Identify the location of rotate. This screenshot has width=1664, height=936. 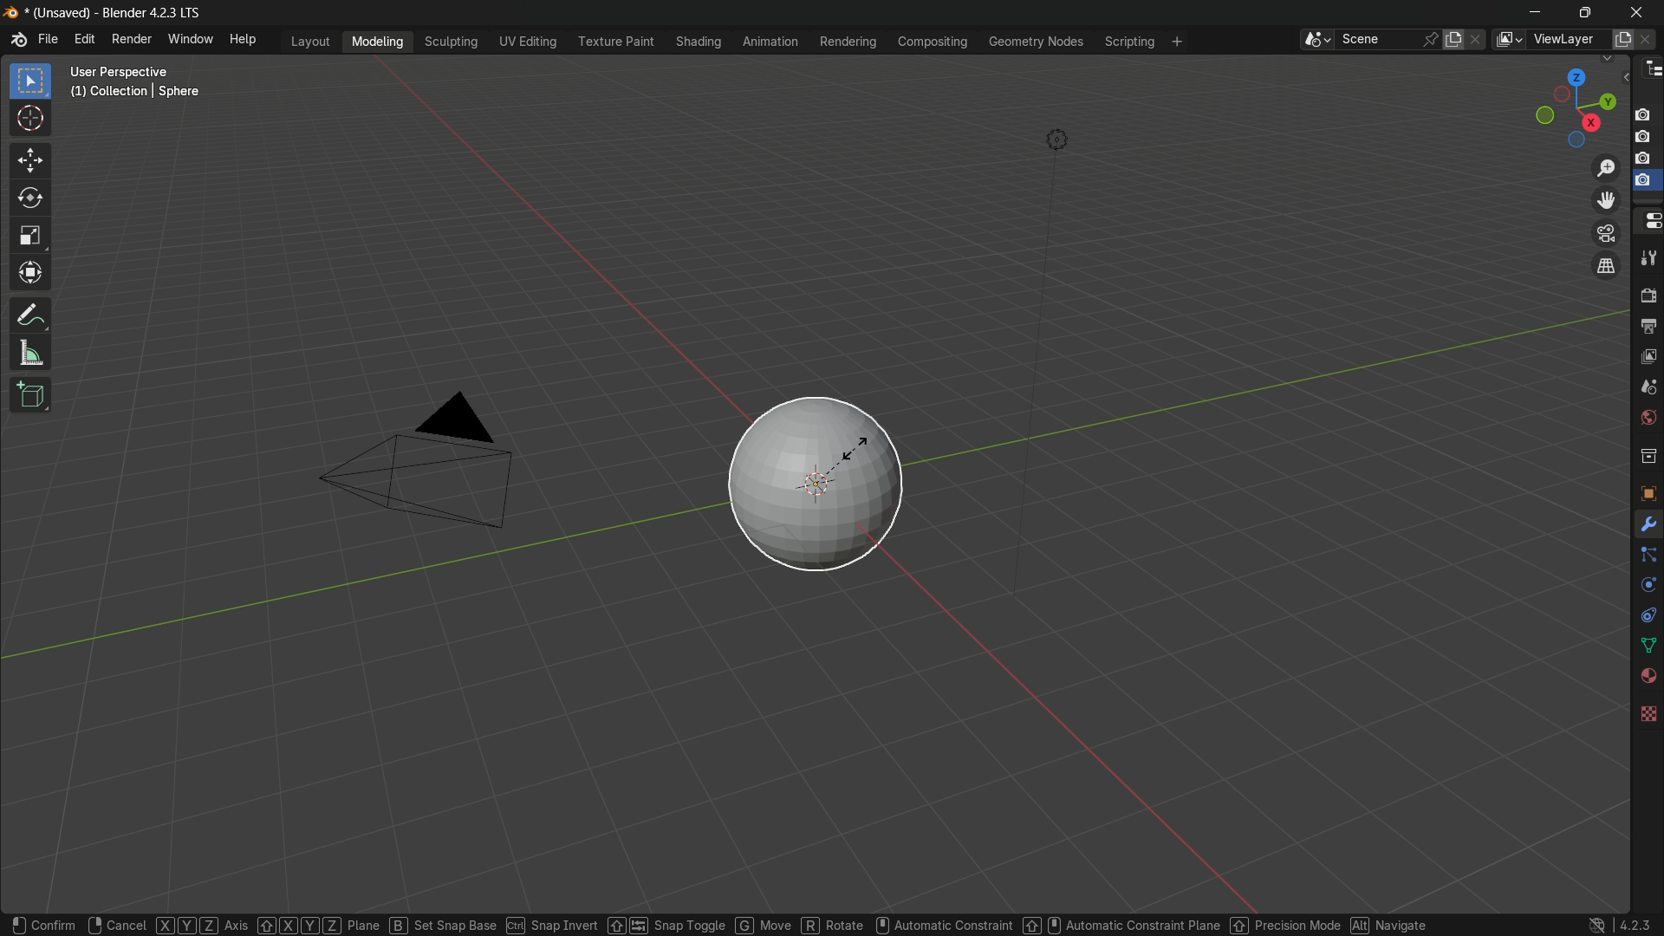
(30, 201).